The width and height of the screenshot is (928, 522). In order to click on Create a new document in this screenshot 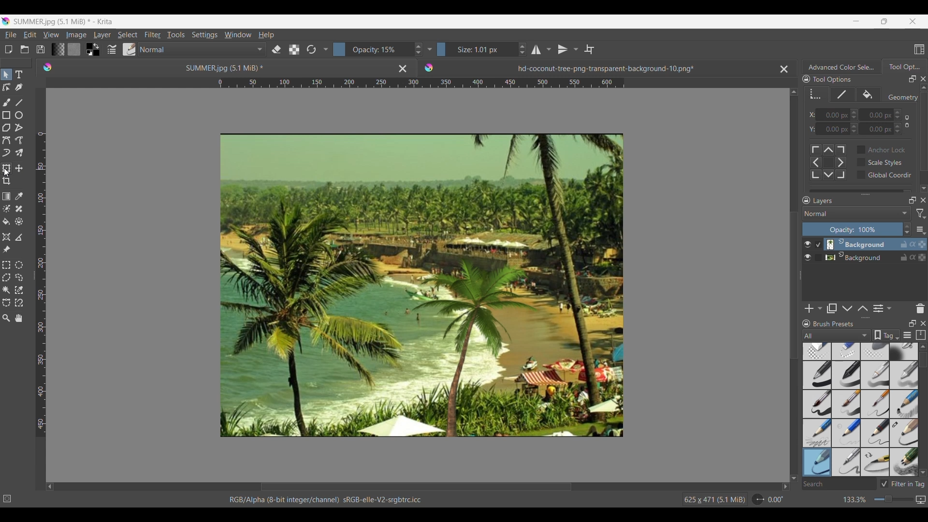, I will do `click(8, 49)`.